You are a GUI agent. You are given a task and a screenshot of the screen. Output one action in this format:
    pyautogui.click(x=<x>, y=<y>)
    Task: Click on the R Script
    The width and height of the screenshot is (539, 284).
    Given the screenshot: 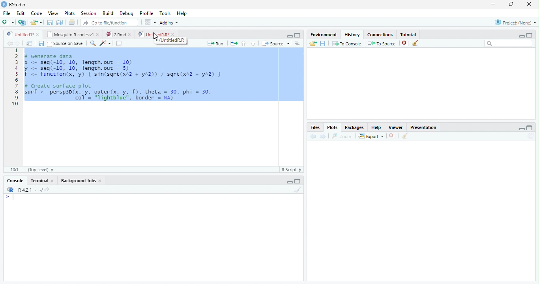 What is the action you would take?
    pyautogui.click(x=292, y=170)
    